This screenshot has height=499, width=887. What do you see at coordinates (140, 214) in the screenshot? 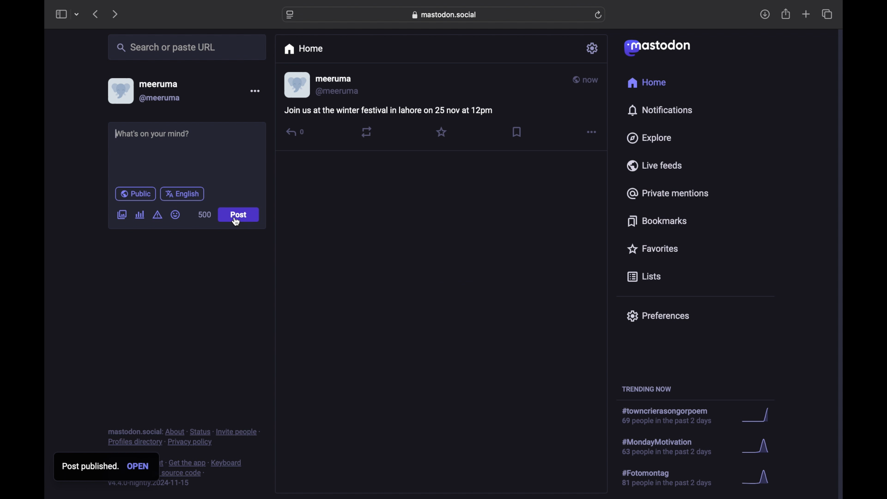
I see `add  poll` at bounding box center [140, 214].